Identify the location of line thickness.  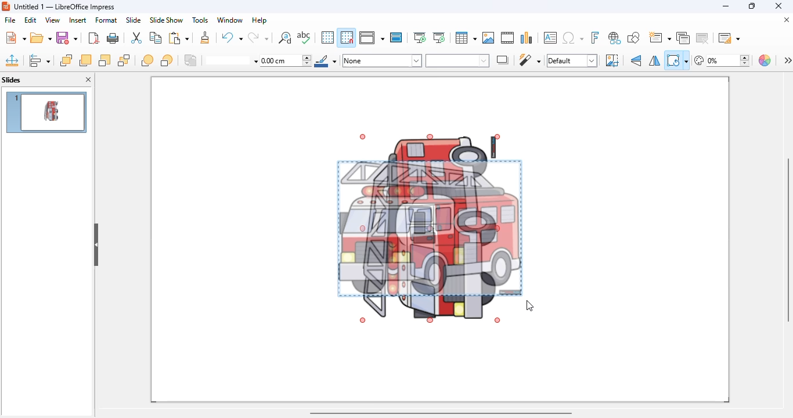
(286, 61).